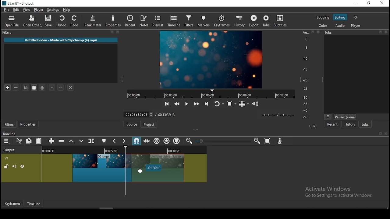  Describe the element at coordinates (383, 3) in the screenshot. I see `close` at that location.